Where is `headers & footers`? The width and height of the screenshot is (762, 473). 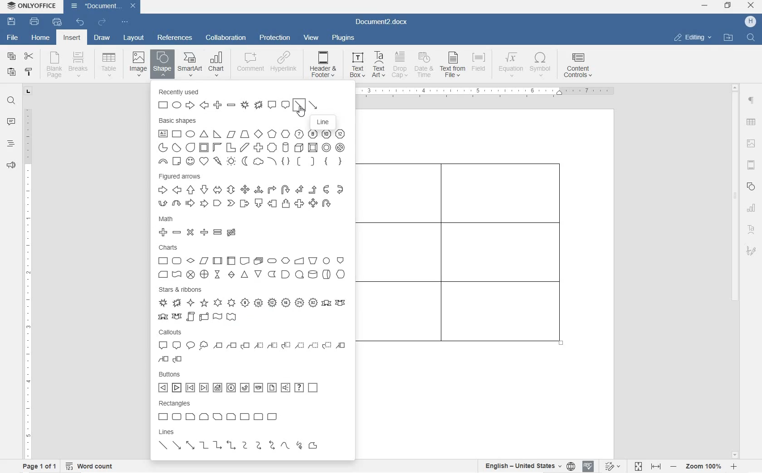 headers & footers is located at coordinates (752, 166).